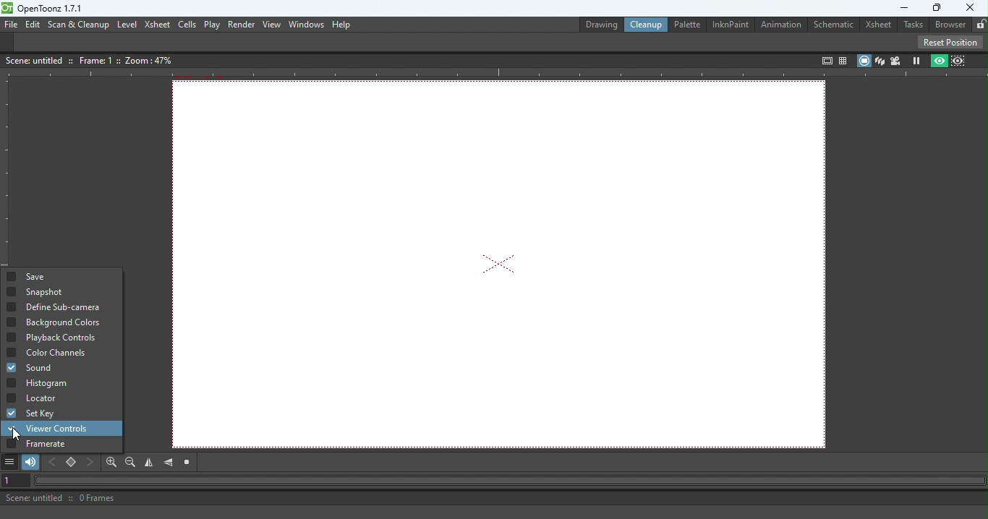 This screenshot has height=519, width=988. Describe the element at coordinates (912, 25) in the screenshot. I see `Tasks` at that location.